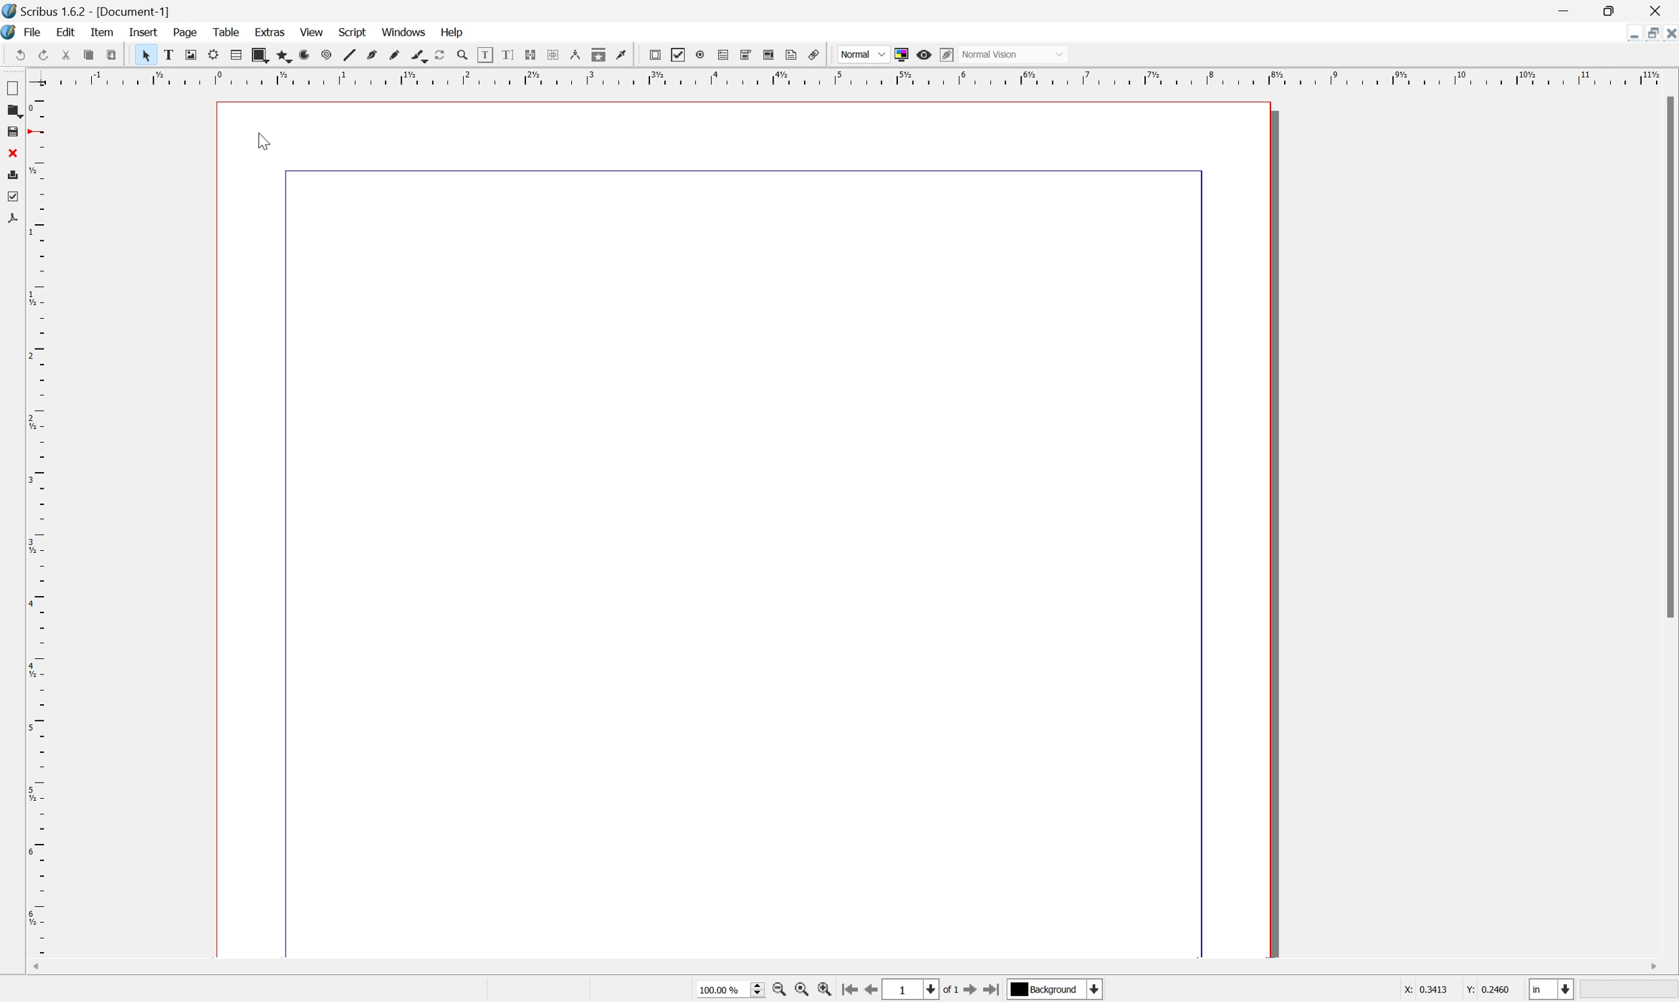 This screenshot has height=1002, width=1679. Describe the element at coordinates (924, 55) in the screenshot. I see `Preview Mode` at that location.